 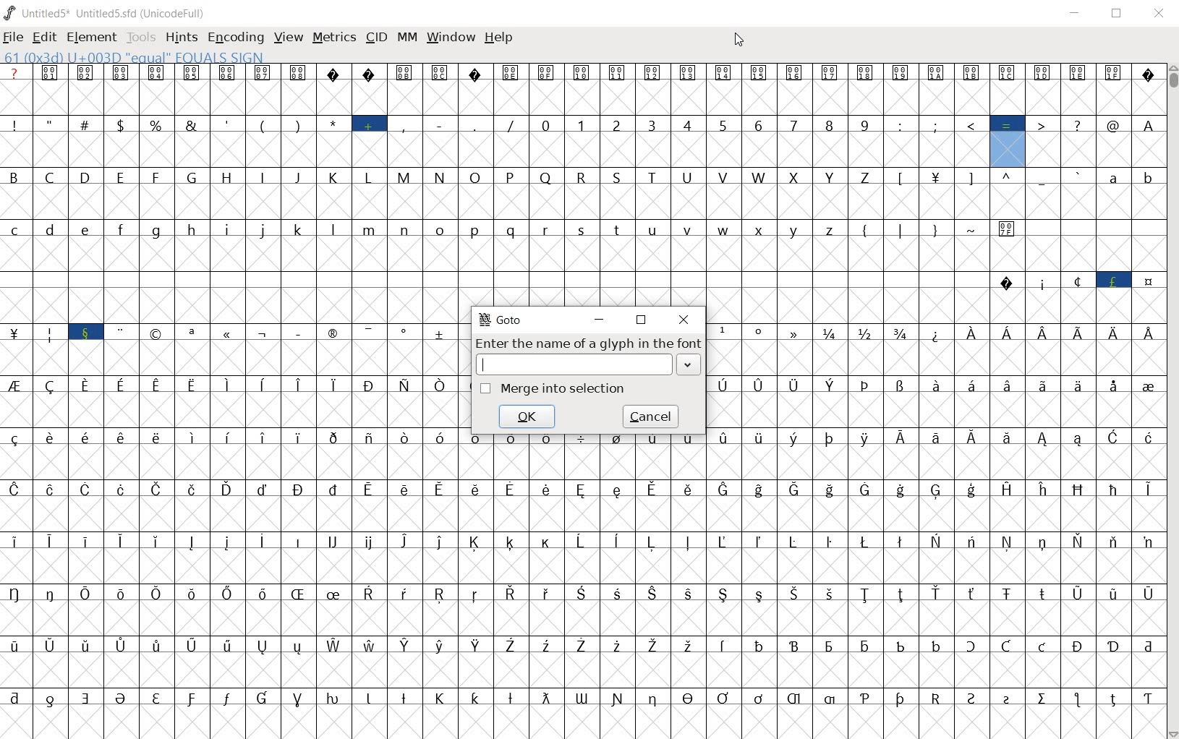 What do you see at coordinates (810, 184) in the screenshot?
I see `glyph characters` at bounding box center [810, 184].